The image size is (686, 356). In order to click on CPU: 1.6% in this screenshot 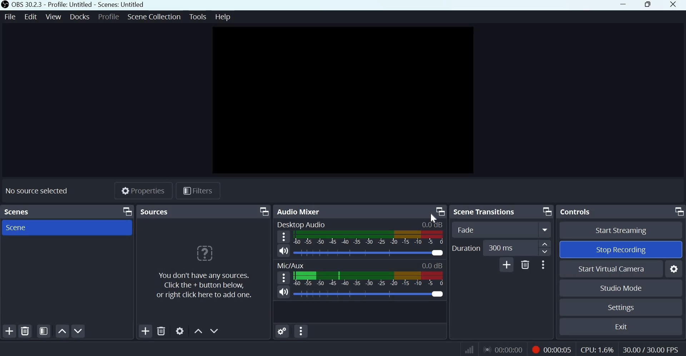, I will do `click(598, 347)`.